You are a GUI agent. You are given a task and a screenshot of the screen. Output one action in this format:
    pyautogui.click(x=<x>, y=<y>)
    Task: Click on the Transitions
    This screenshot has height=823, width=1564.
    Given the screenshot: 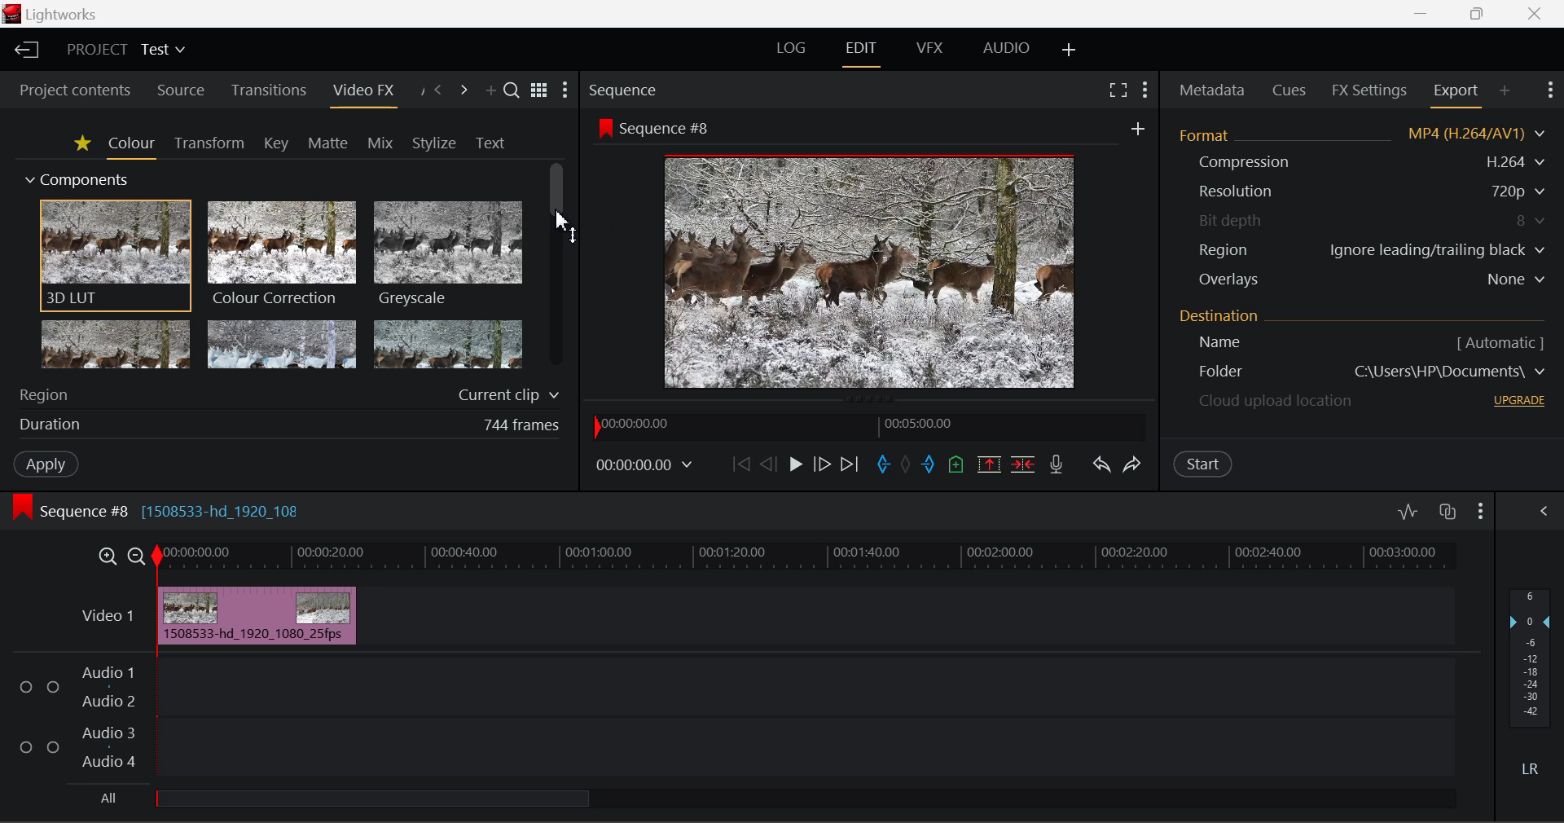 What is the action you would take?
    pyautogui.click(x=267, y=90)
    